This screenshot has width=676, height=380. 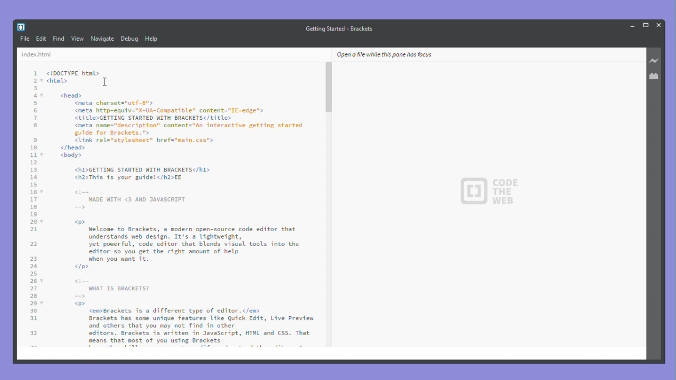 What do you see at coordinates (41, 54) in the screenshot?
I see `index.html` at bounding box center [41, 54].